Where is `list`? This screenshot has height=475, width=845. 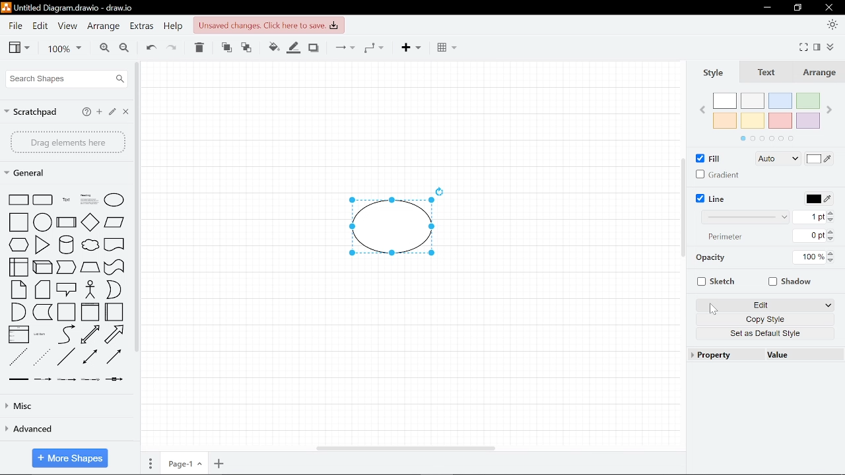 list is located at coordinates (18, 334).